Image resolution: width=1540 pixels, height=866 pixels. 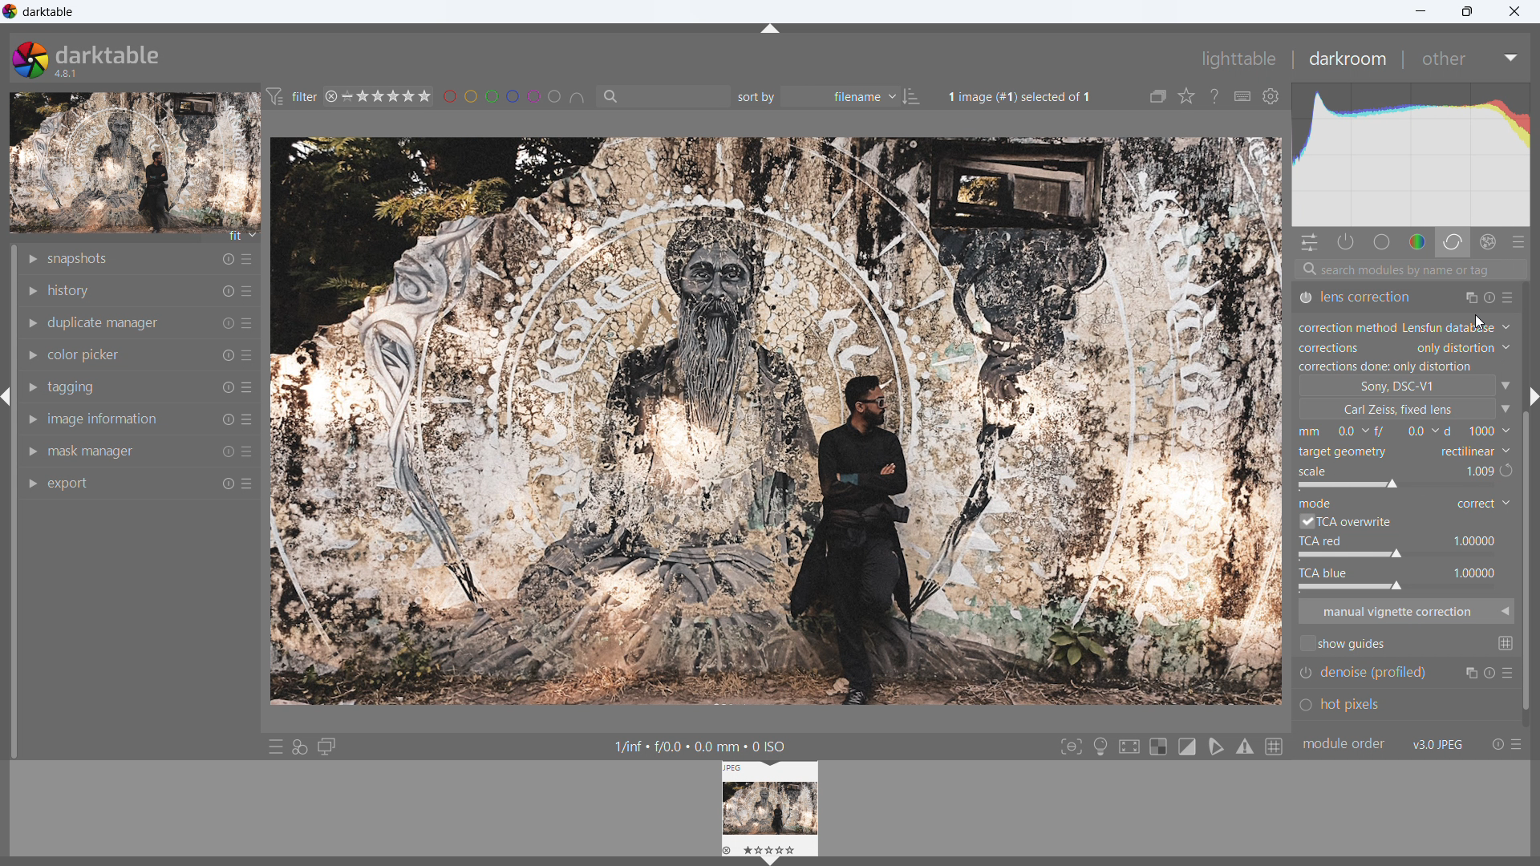 I want to click on show module, so click(x=31, y=289).